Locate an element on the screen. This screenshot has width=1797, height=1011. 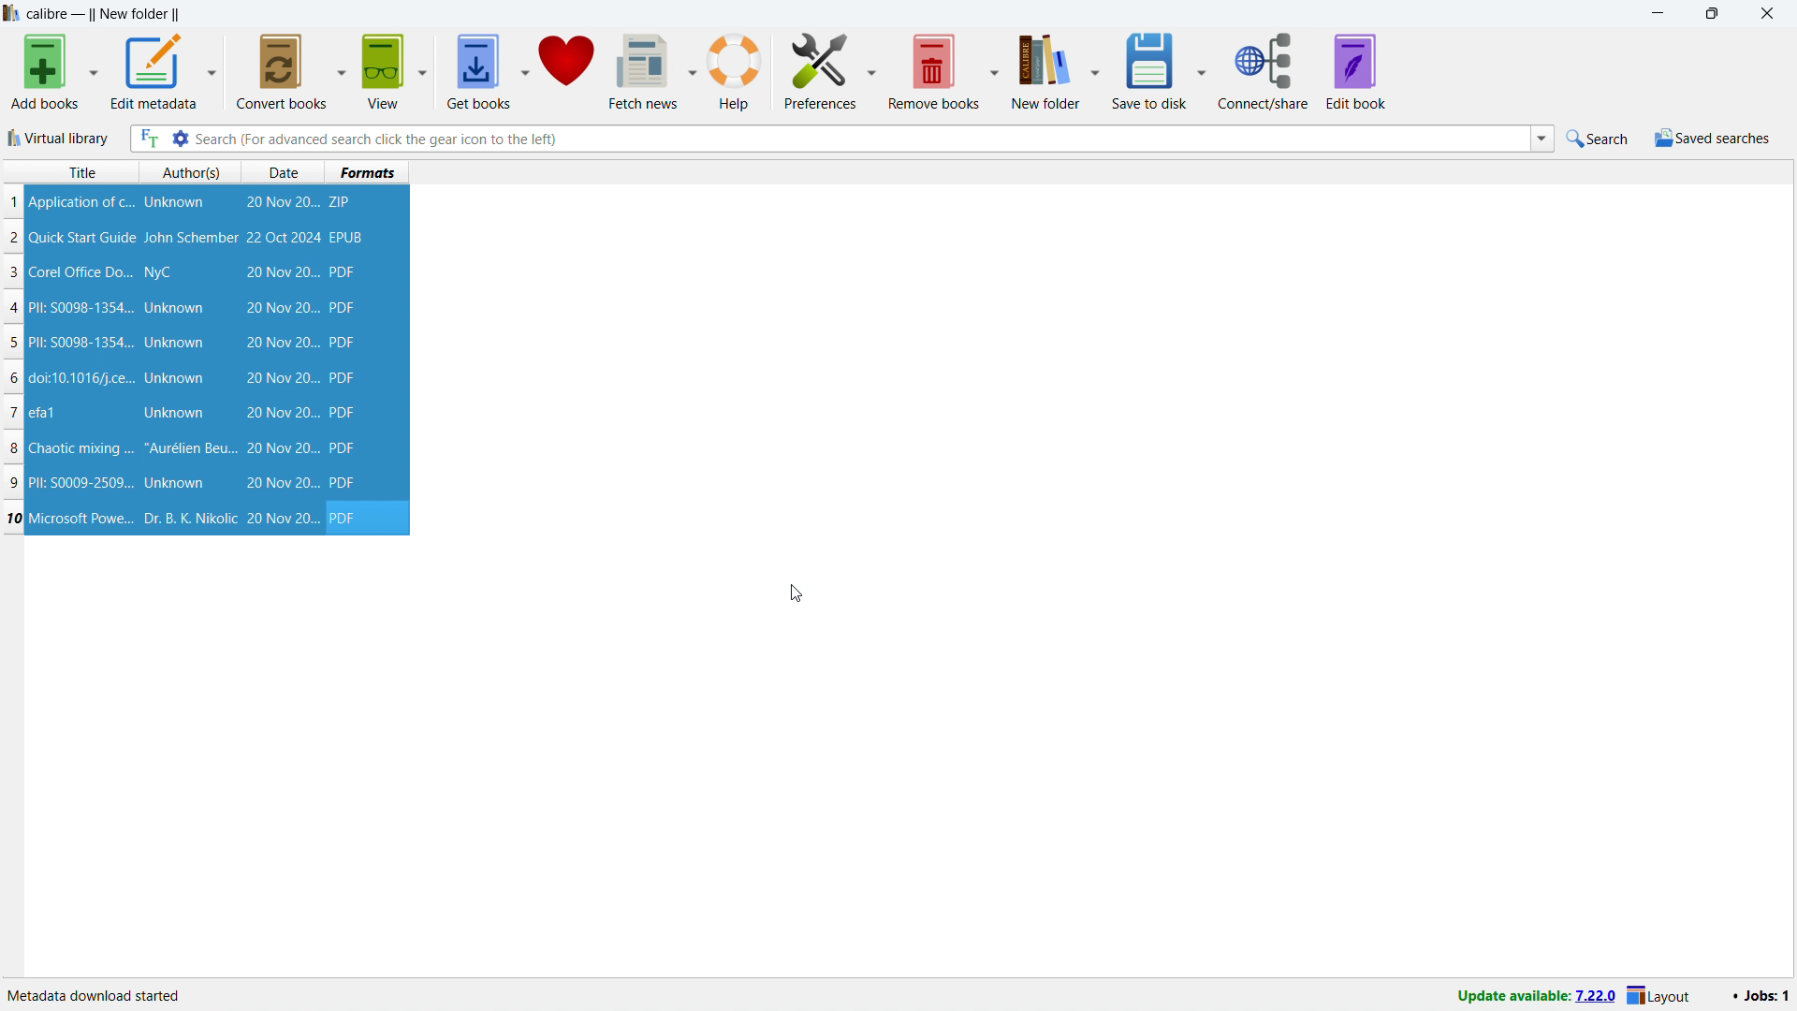
cursor is located at coordinates (795, 593).